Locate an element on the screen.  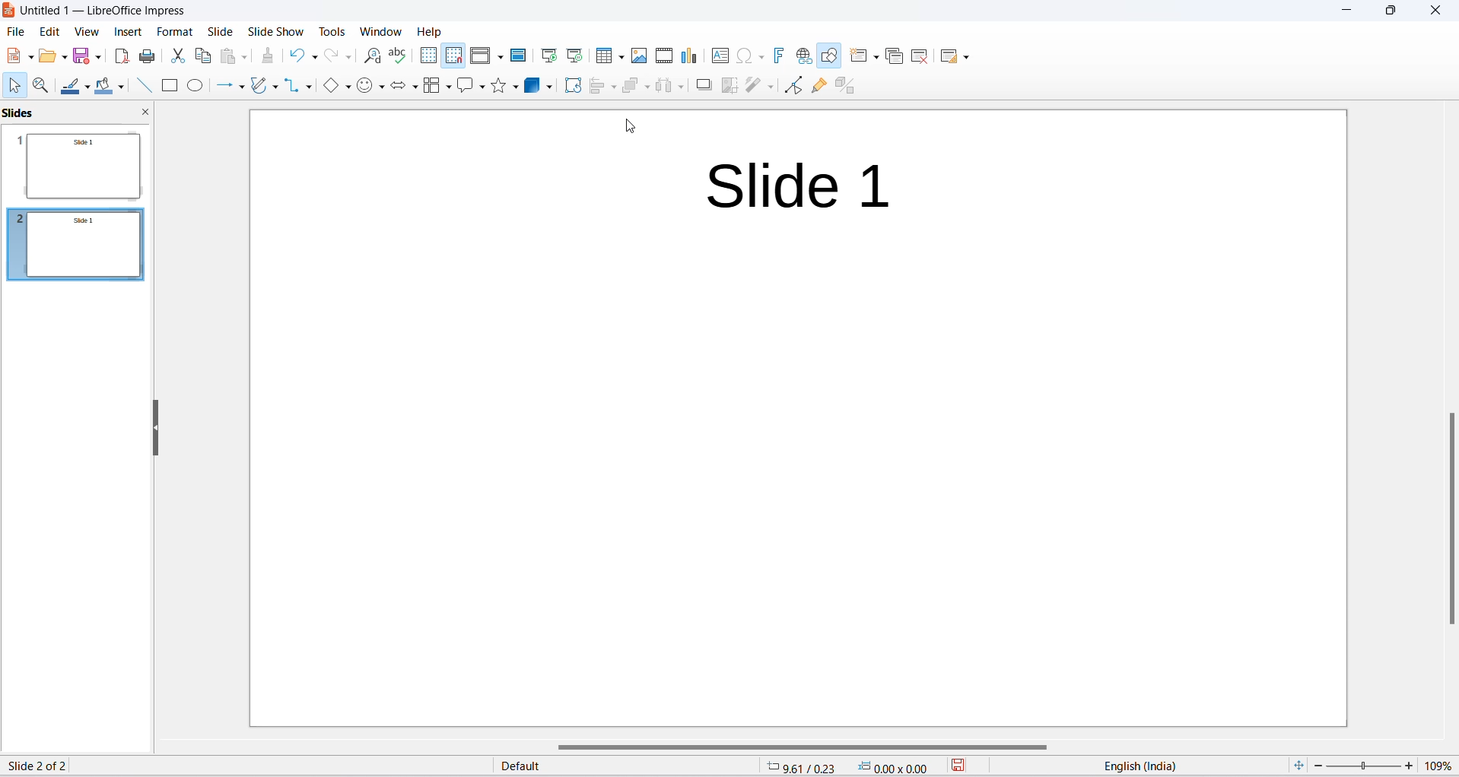
insert fontwork text is located at coordinates (778, 54).